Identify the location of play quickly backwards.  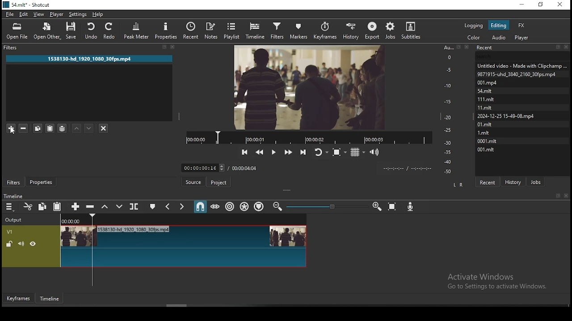
(260, 152).